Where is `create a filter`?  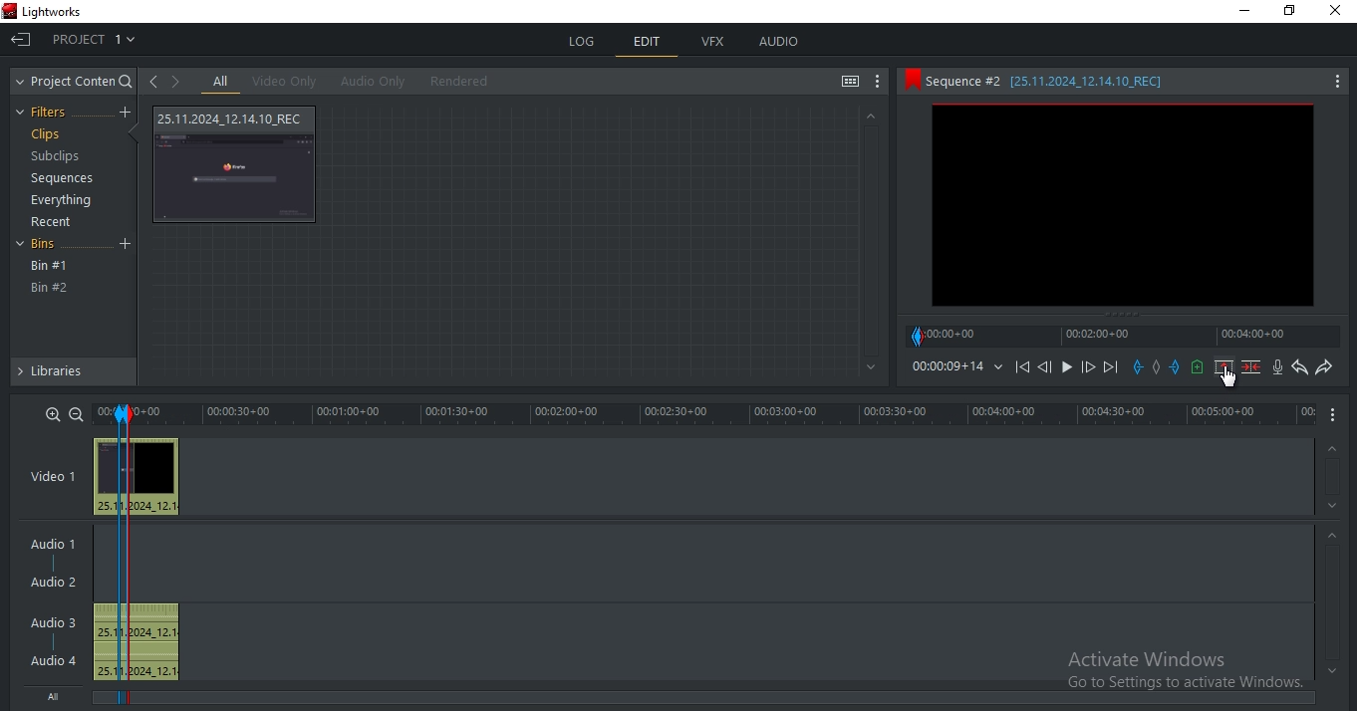 create a filter is located at coordinates (125, 113).